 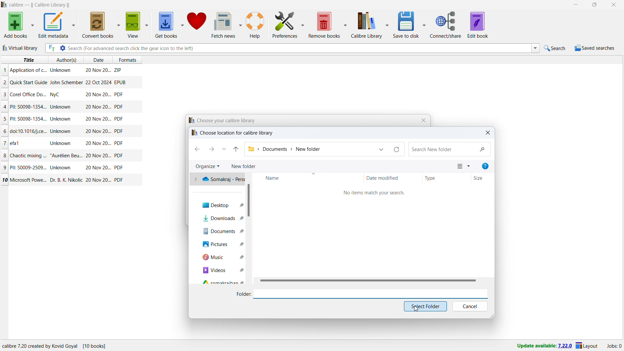 I want to click on title, so click(x=28, y=60).